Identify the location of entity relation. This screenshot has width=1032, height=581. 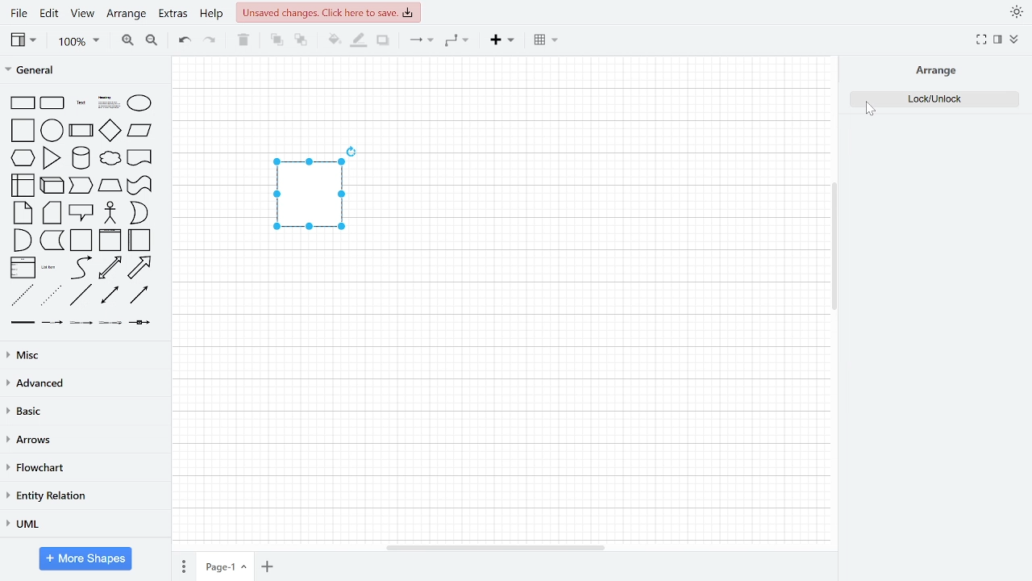
(80, 498).